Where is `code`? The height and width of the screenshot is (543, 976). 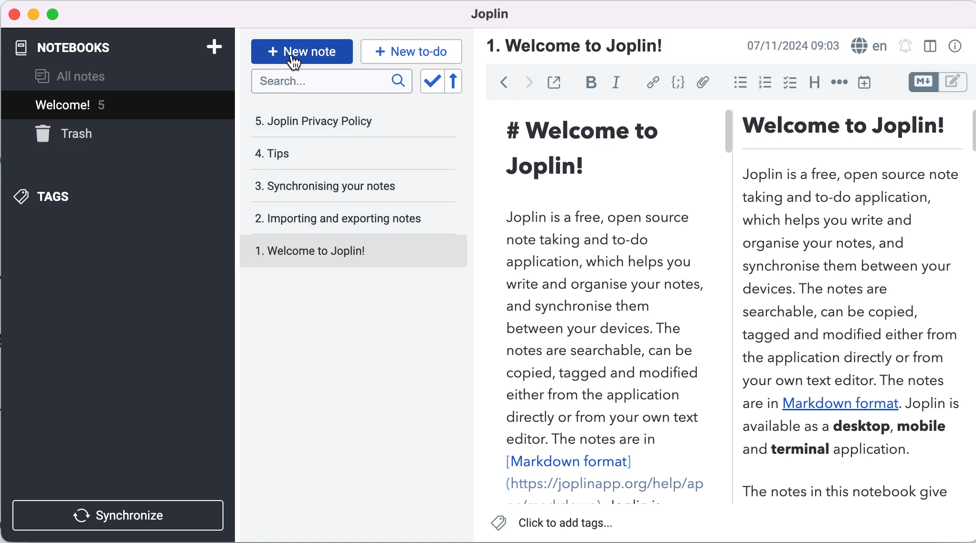 code is located at coordinates (679, 83).